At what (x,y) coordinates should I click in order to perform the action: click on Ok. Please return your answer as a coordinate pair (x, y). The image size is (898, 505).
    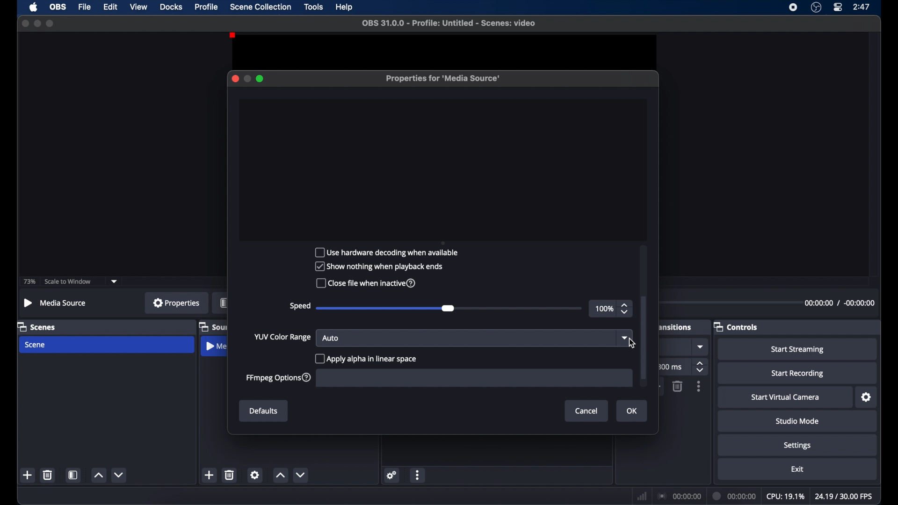
    Looking at the image, I should click on (631, 411).